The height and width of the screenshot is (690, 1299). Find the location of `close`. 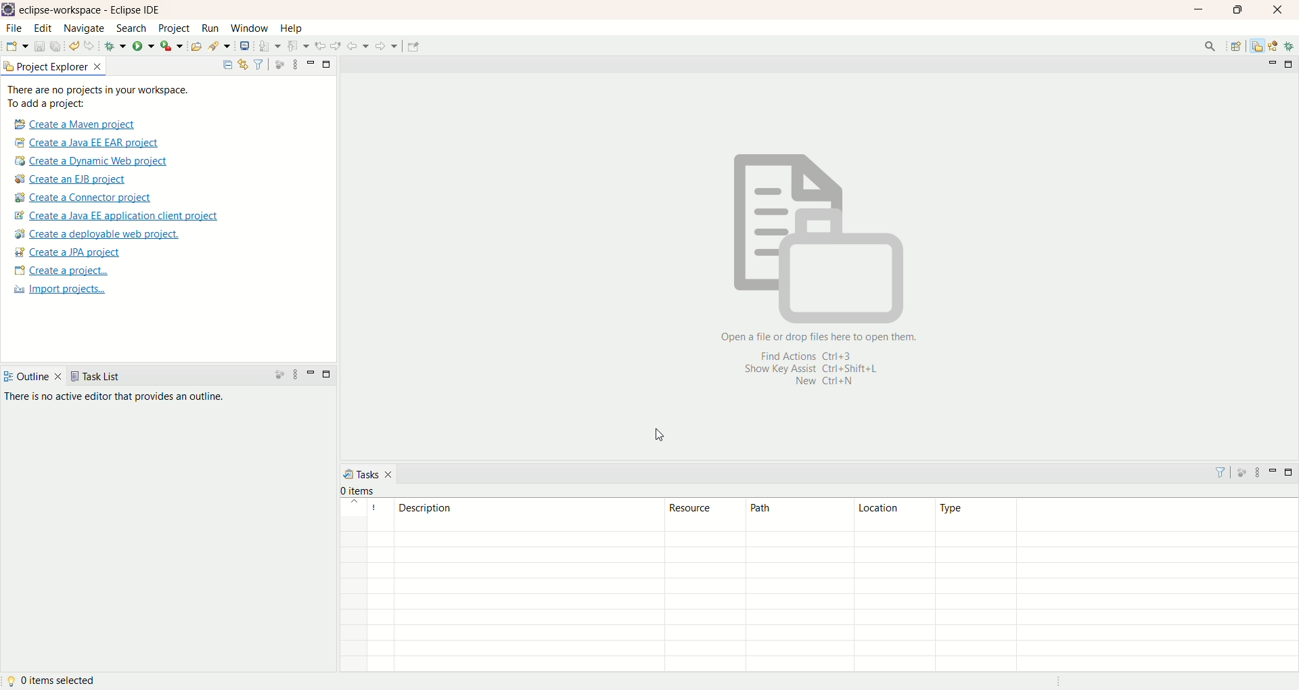

close is located at coordinates (1277, 9).